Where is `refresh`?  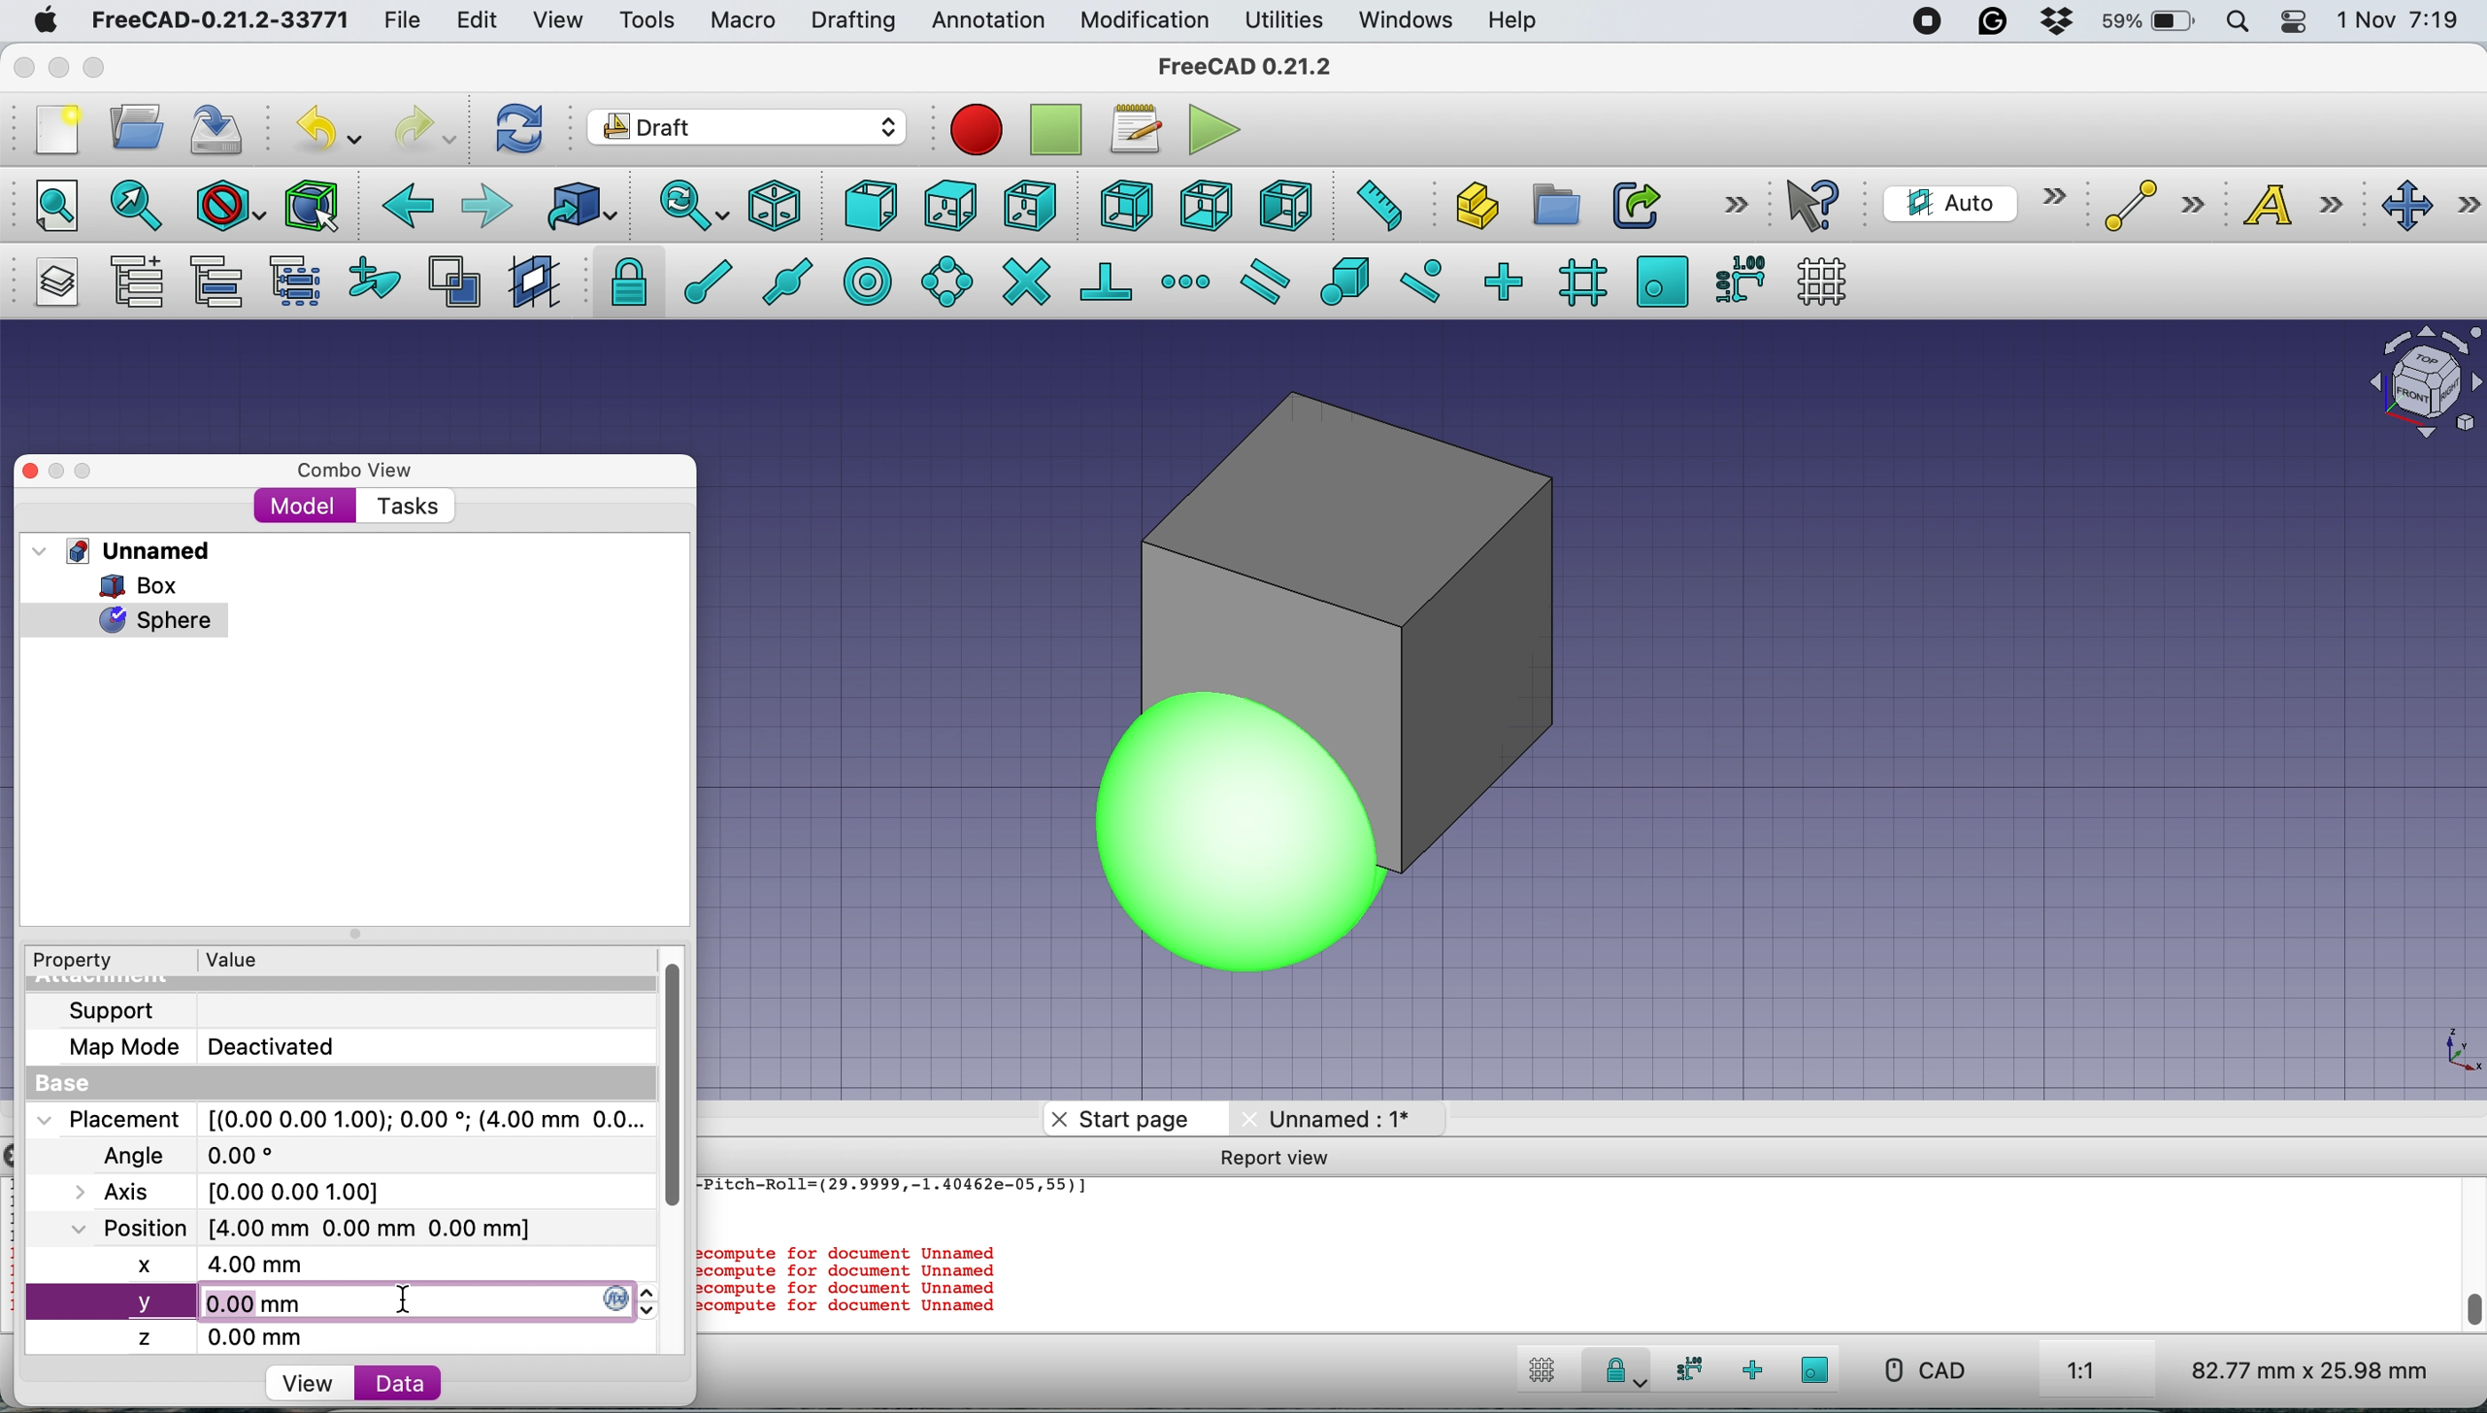
refresh is located at coordinates (515, 127).